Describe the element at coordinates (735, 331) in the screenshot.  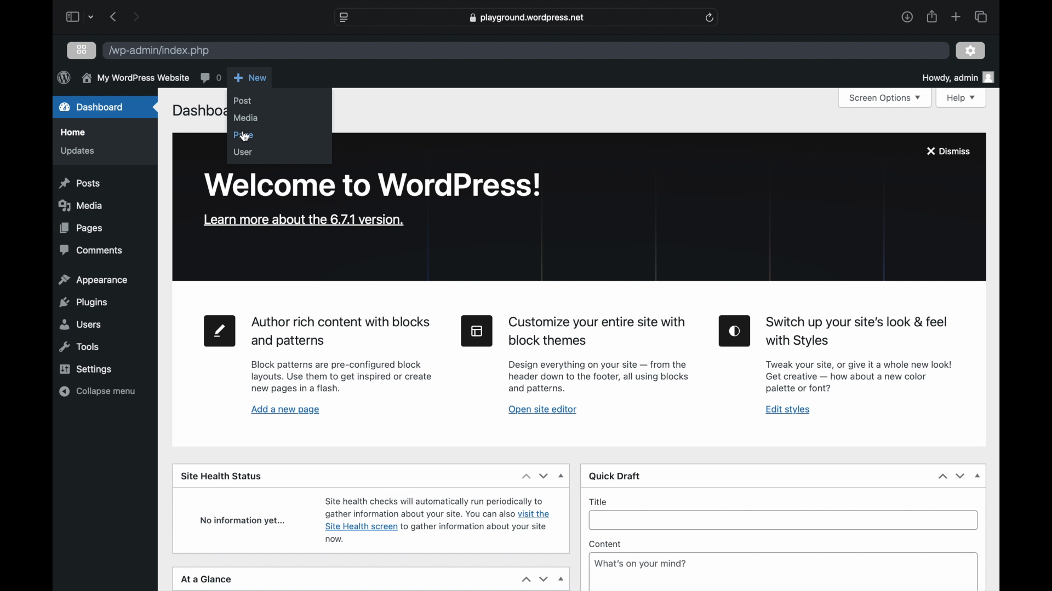
I see `icon` at that location.